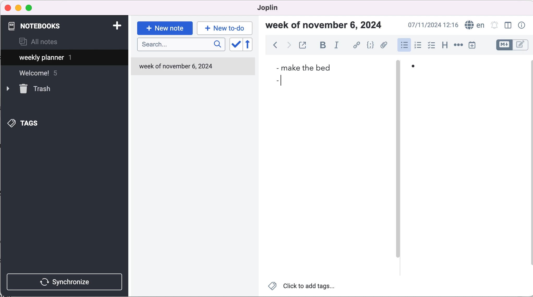 The image size is (533, 297). Describe the element at coordinates (357, 46) in the screenshot. I see `hyperlink` at that location.